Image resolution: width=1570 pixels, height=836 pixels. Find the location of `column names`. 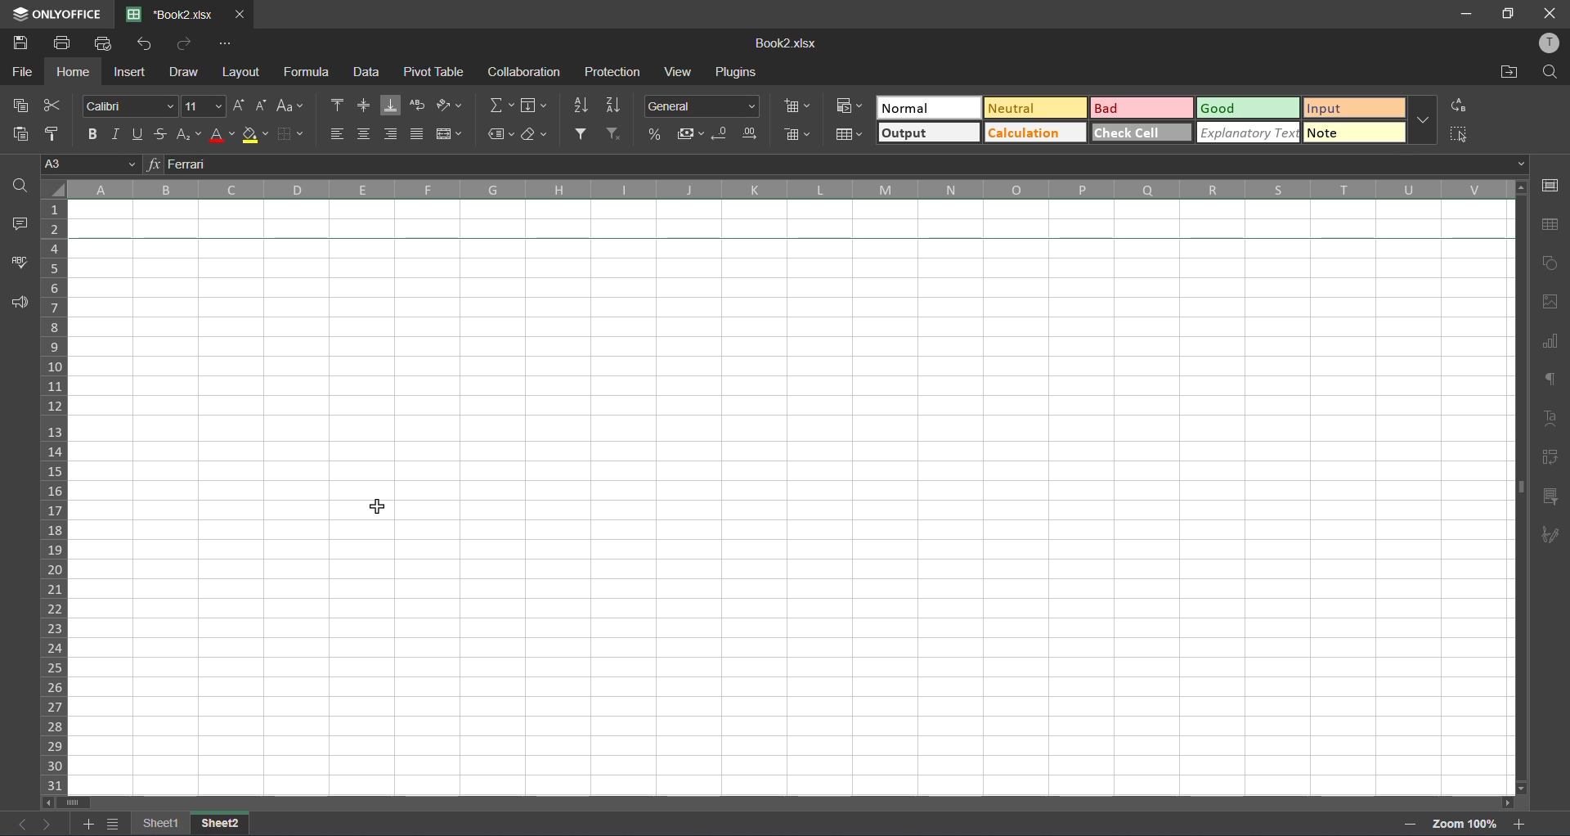

column names is located at coordinates (785, 189).